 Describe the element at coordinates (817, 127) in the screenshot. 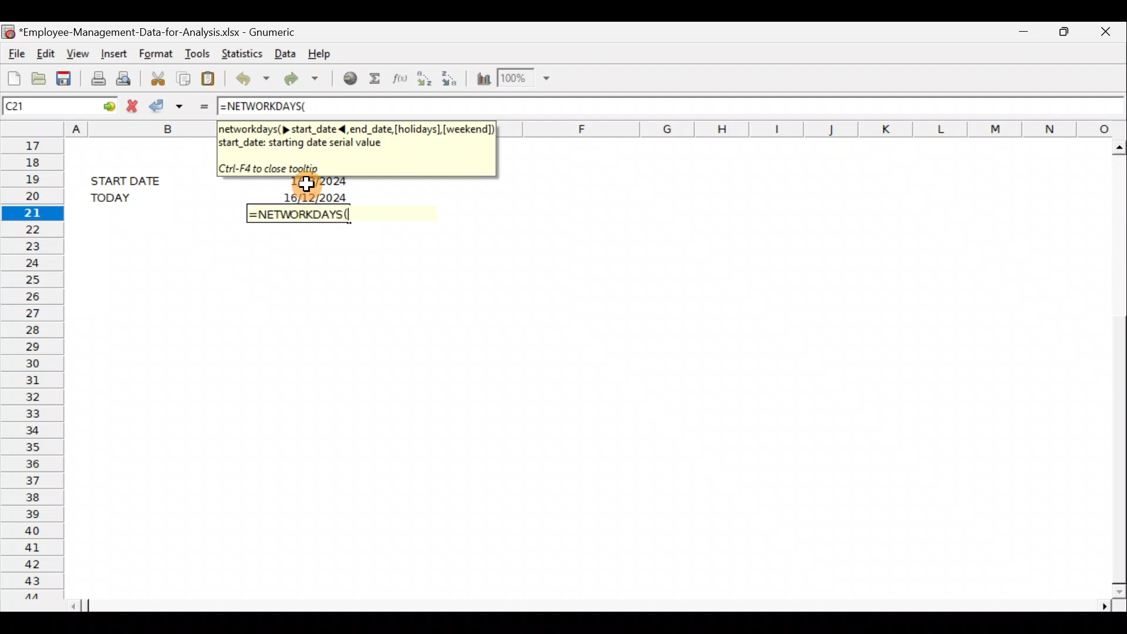

I see `Columns` at that location.